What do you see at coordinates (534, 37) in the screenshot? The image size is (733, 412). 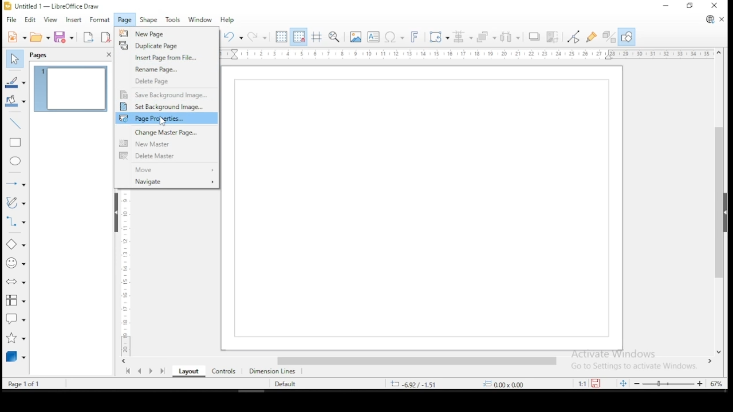 I see `shadow` at bounding box center [534, 37].